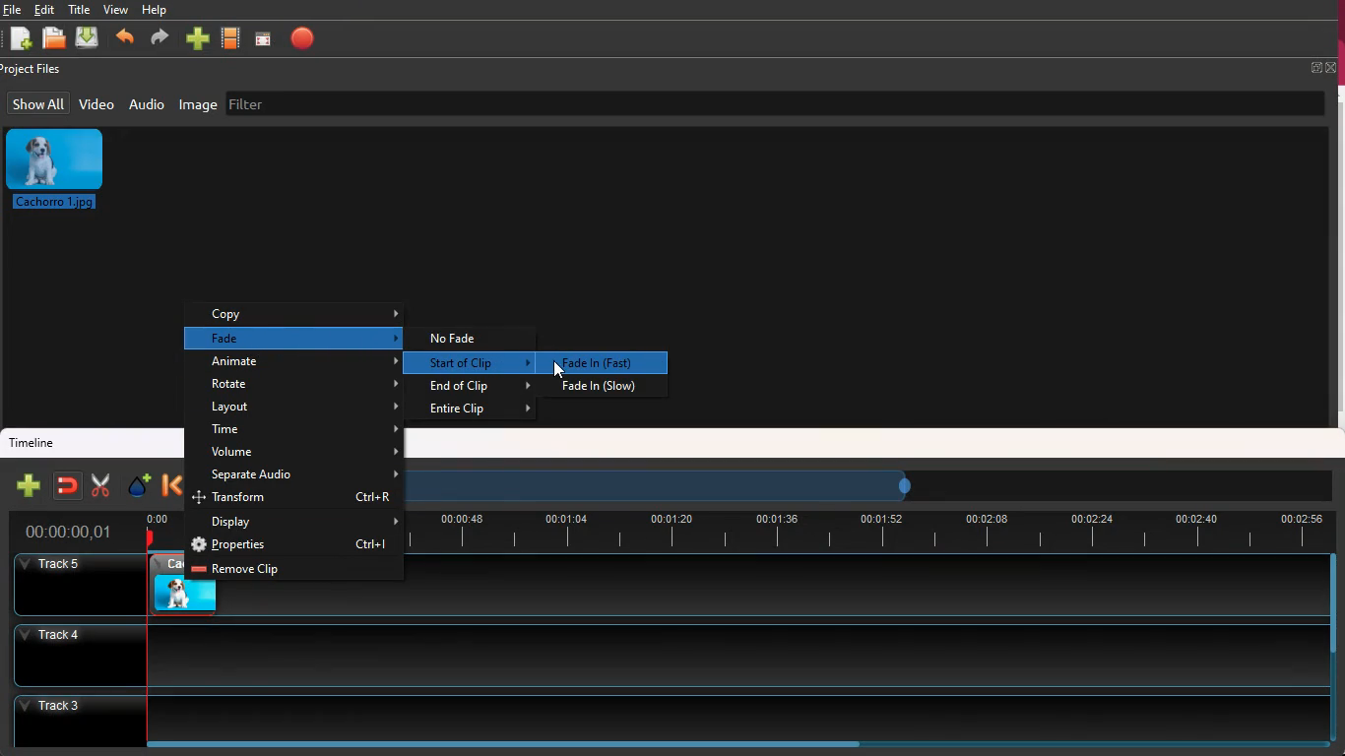 The image size is (1345, 756). I want to click on fade in fast, so click(601, 363).